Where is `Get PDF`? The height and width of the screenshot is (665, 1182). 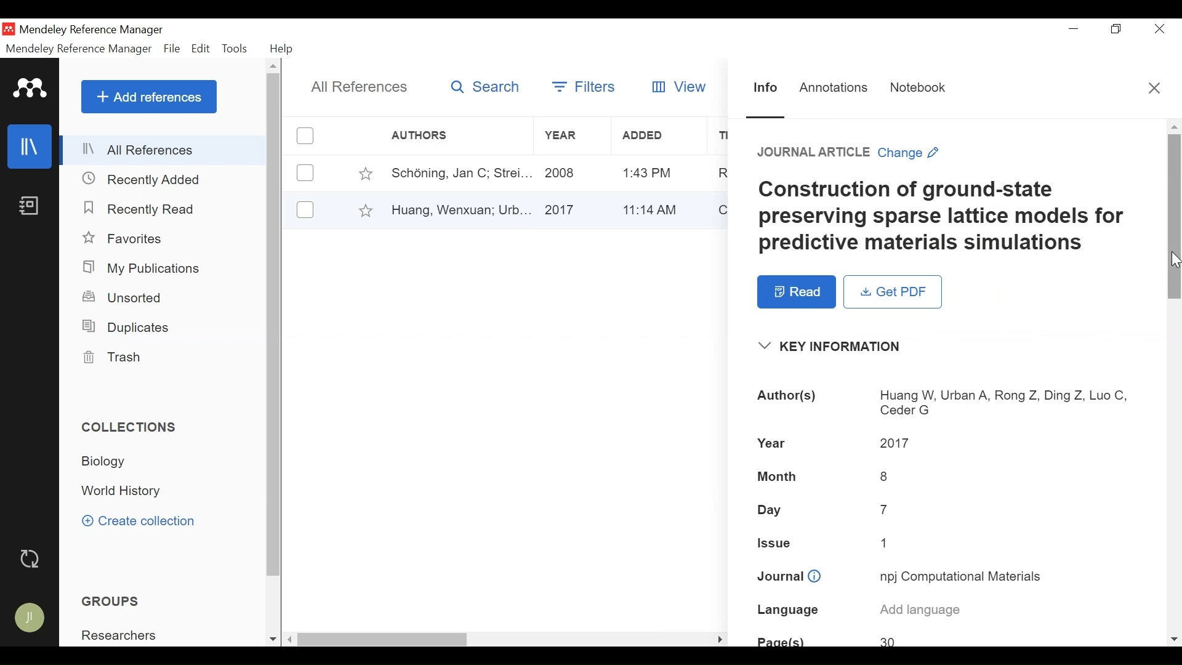 Get PDF is located at coordinates (893, 292).